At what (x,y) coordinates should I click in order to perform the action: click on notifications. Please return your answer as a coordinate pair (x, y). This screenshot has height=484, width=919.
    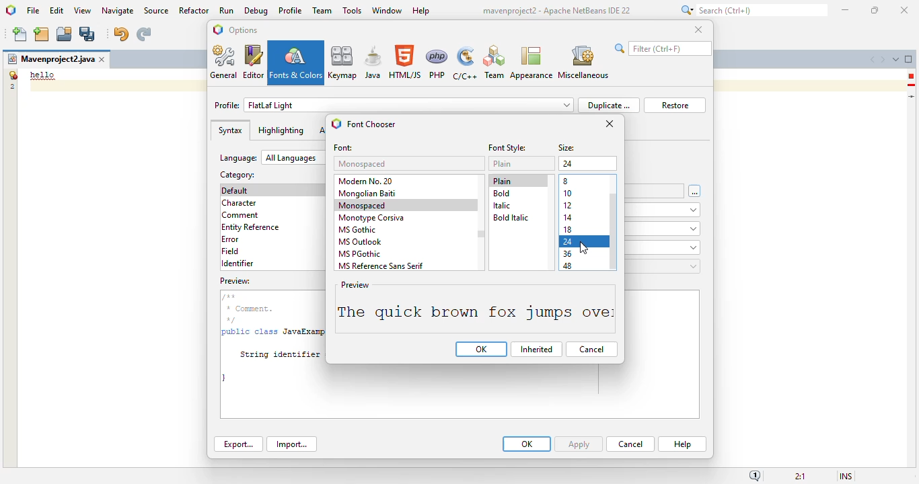
    Looking at the image, I should click on (755, 475).